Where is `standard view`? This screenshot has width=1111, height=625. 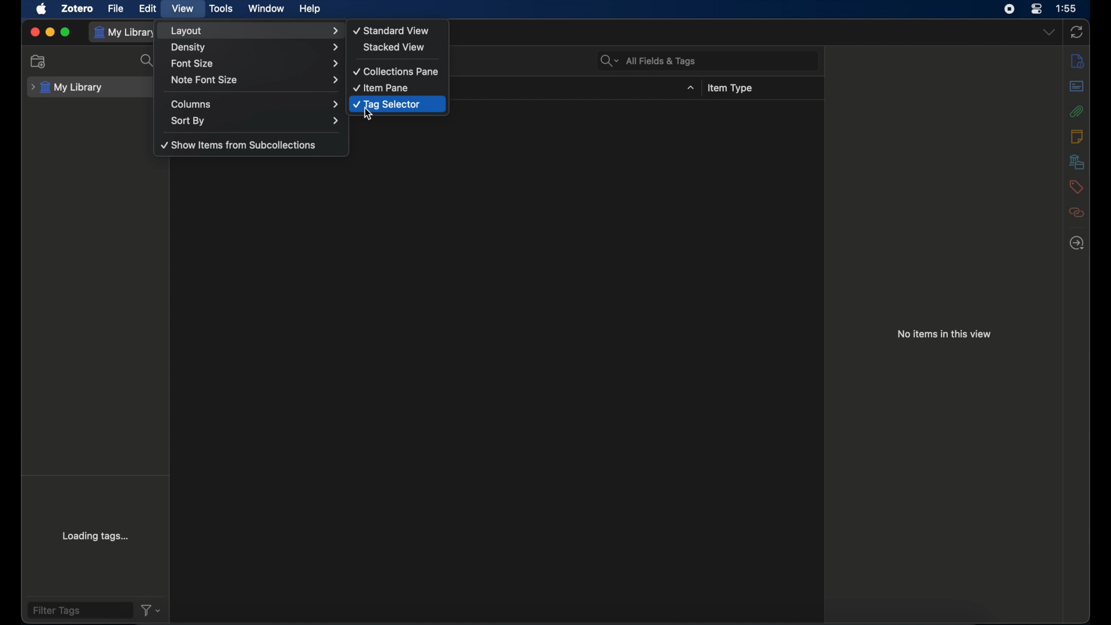
standard view is located at coordinates (392, 30).